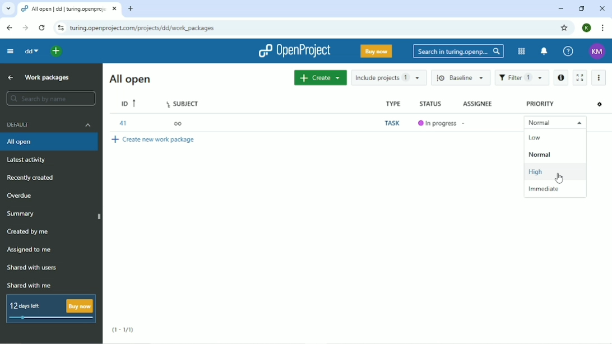 The image size is (612, 344). Describe the element at coordinates (457, 50) in the screenshot. I see `Search` at that location.